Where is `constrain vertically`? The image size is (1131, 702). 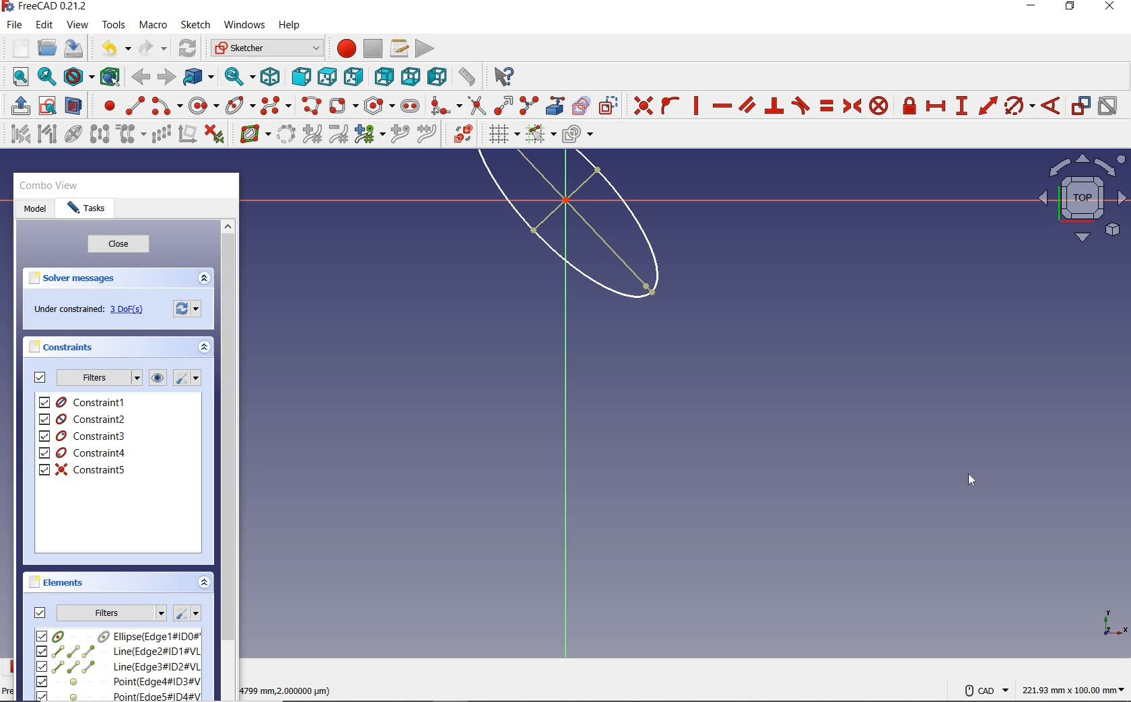
constrain vertically is located at coordinates (696, 106).